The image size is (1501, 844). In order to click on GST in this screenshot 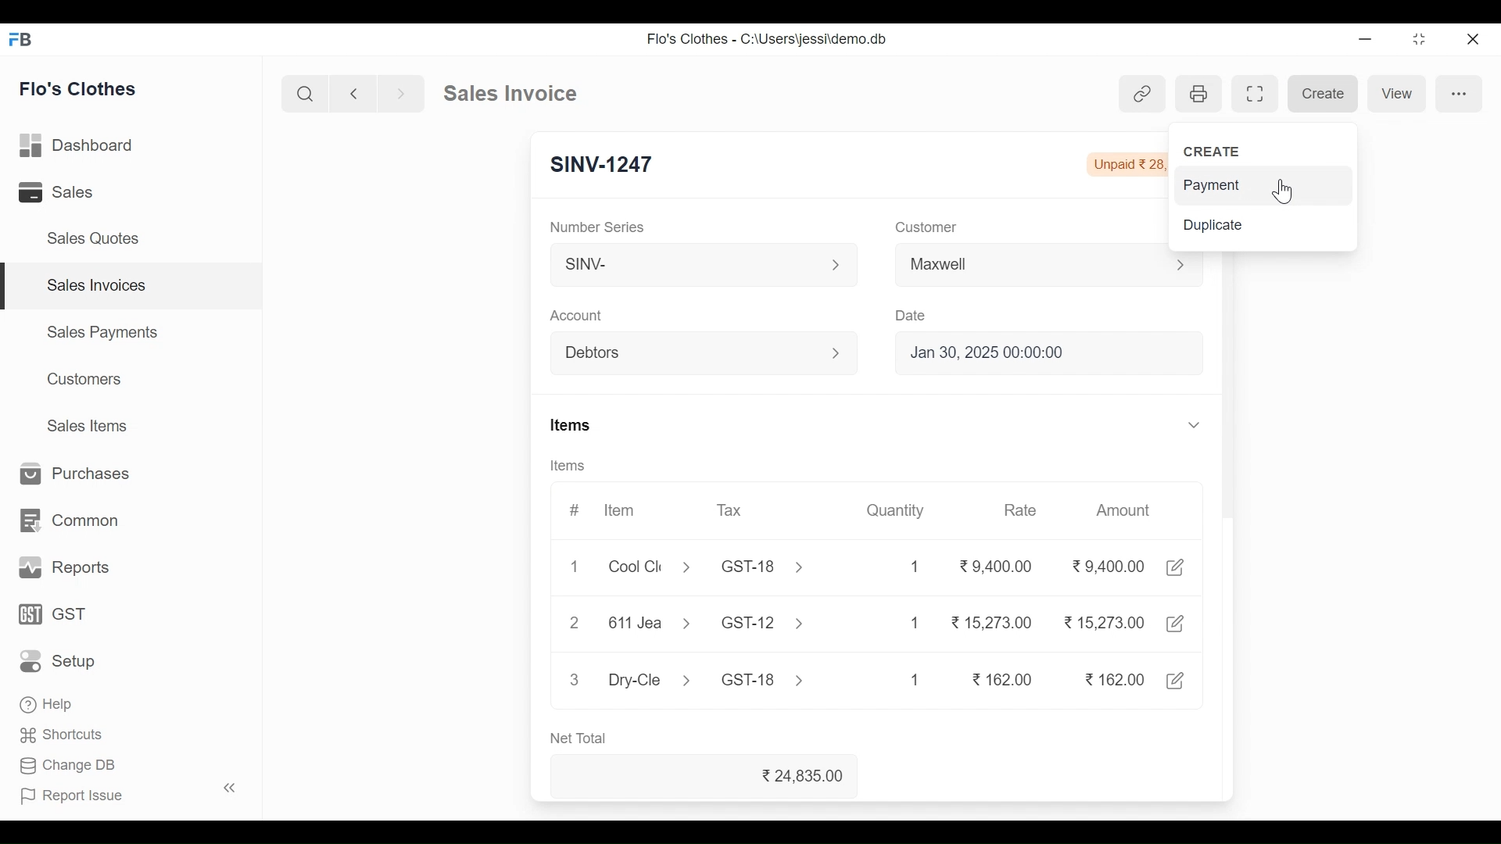, I will do `click(52, 615)`.